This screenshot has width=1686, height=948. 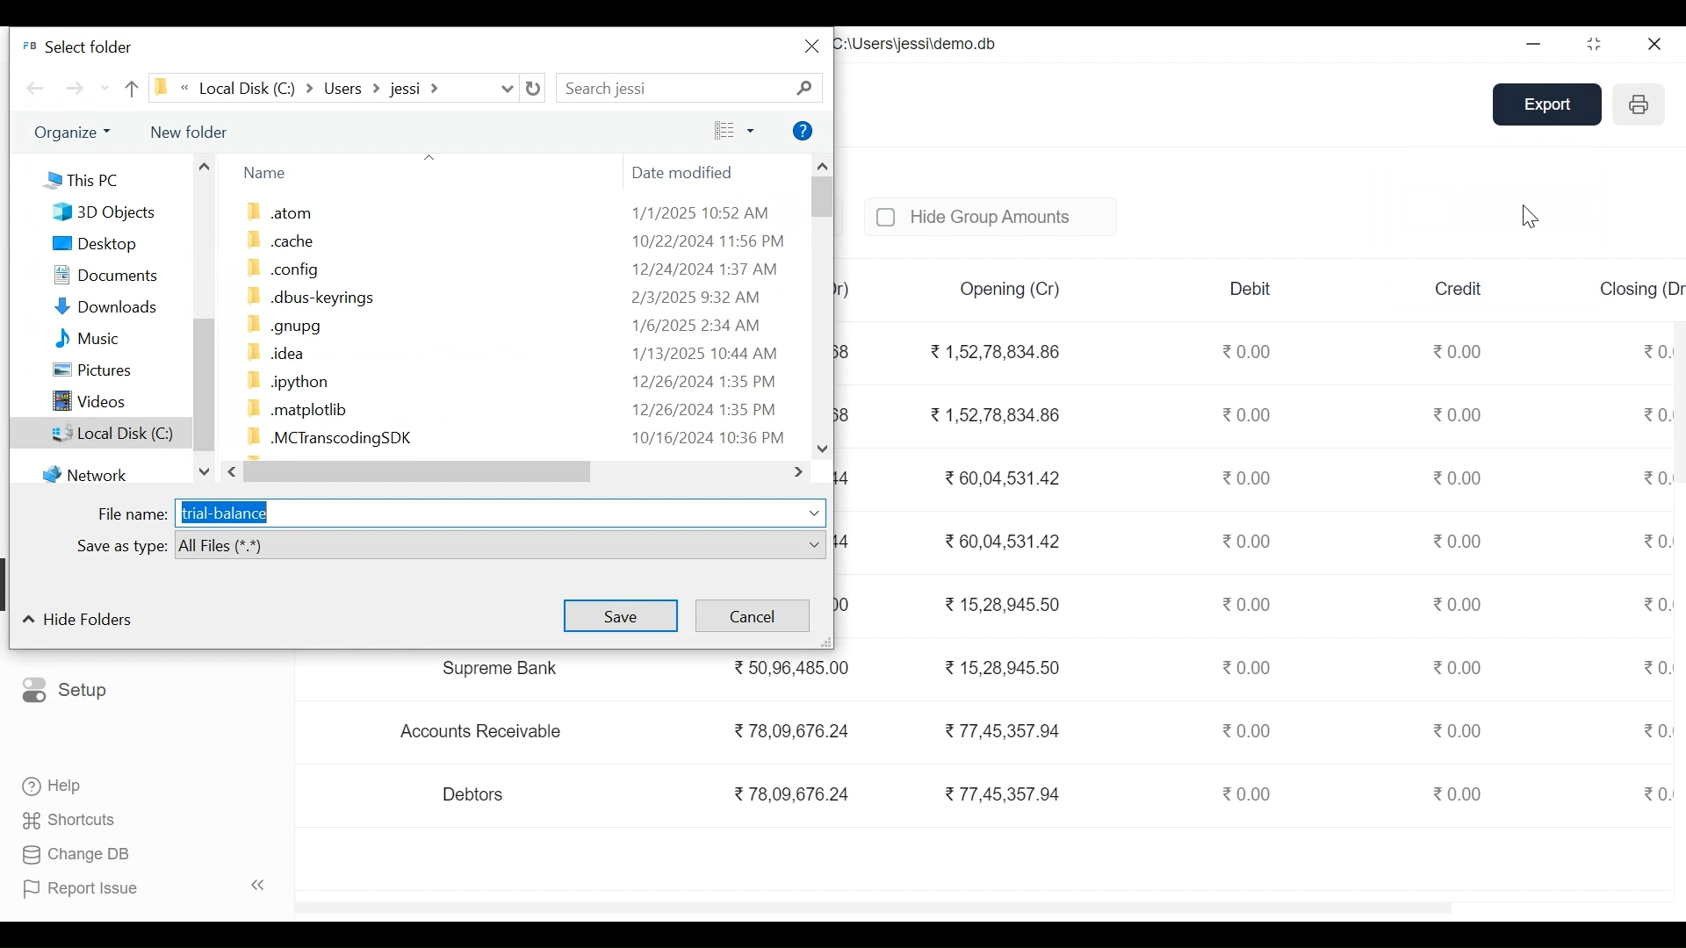 I want to click on Shortcuts, so click(x=71, y=819).